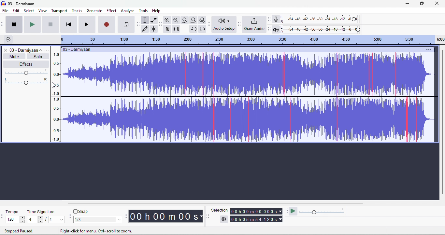 This screenshot has height=235, width=445. Describe the element at coordinates (322, 211) in the screenshot. I see `playback speed` at that location.